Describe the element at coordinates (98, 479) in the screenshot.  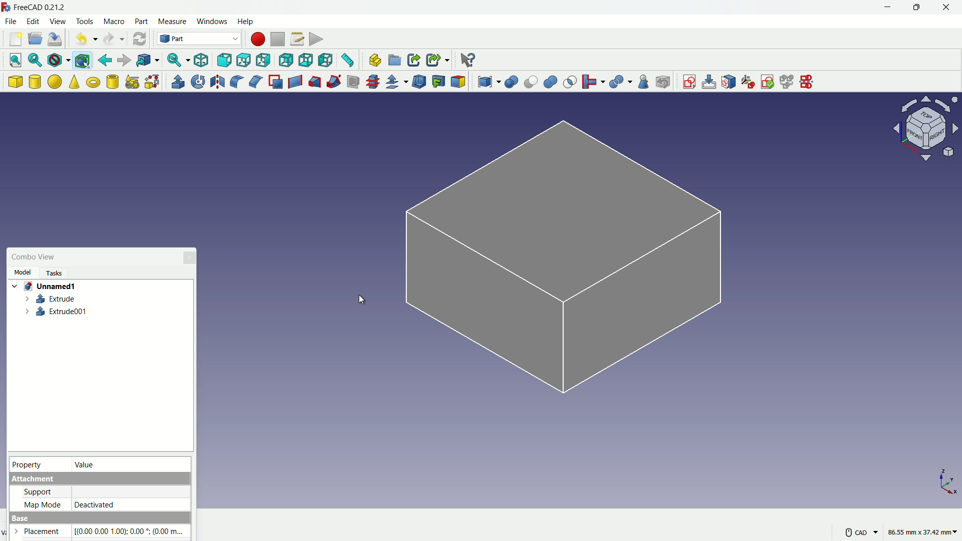
I see `Attachment` at that location.